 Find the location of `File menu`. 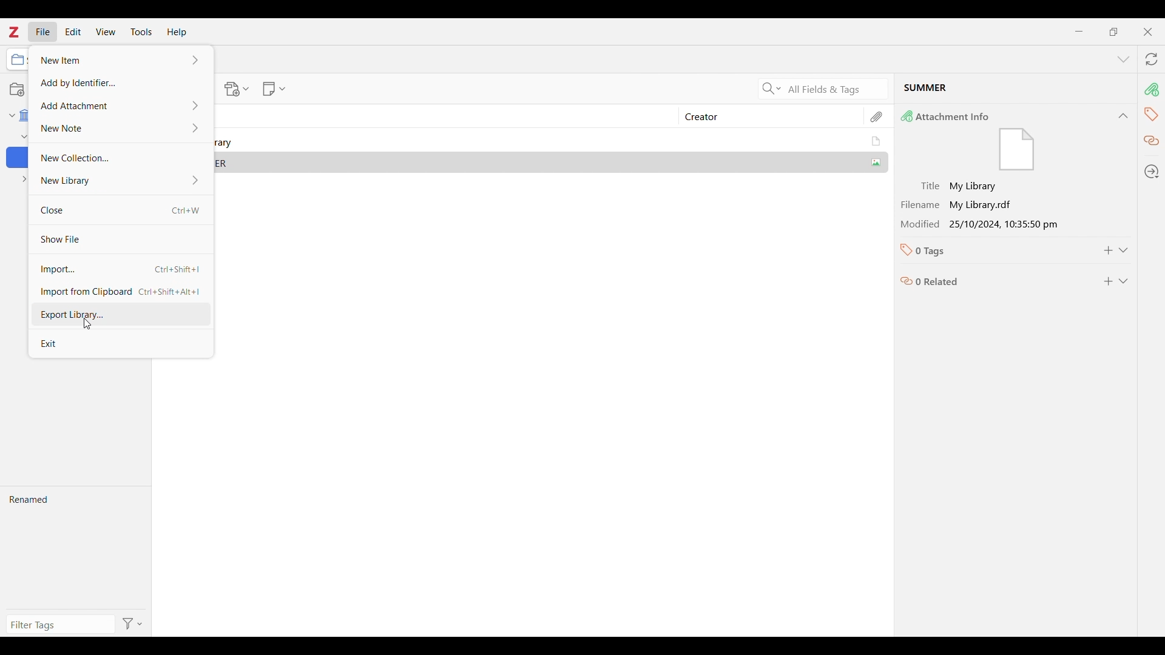

File menu is located at coordinates (43, 32).